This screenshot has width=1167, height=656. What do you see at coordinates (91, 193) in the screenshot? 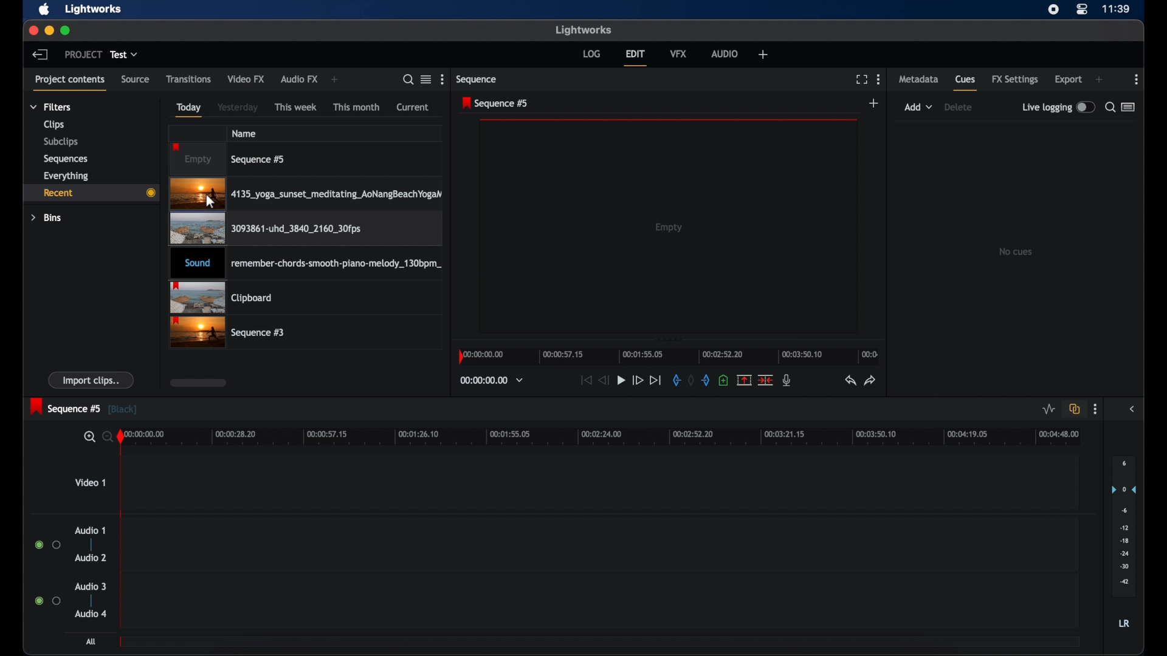
I see `recent` at bounding box center [91, 193].